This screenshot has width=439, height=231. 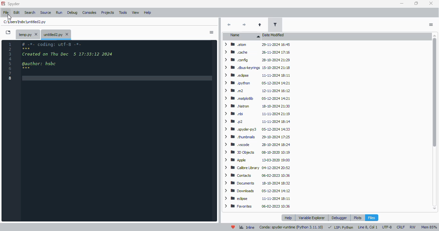 I want to click on name, so click(x=241, y=36).